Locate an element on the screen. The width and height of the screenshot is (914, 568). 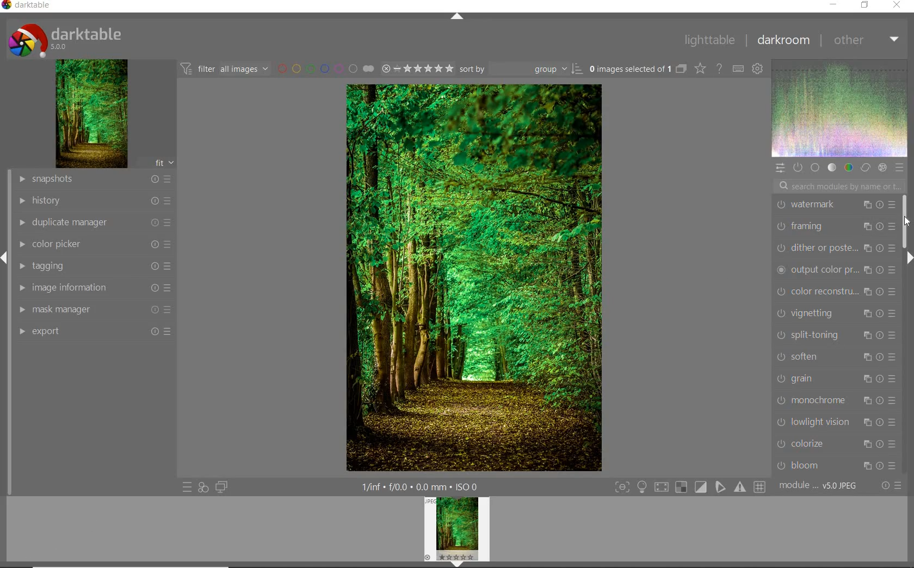
LOWFIGHT is located at coordinates (838, 421).